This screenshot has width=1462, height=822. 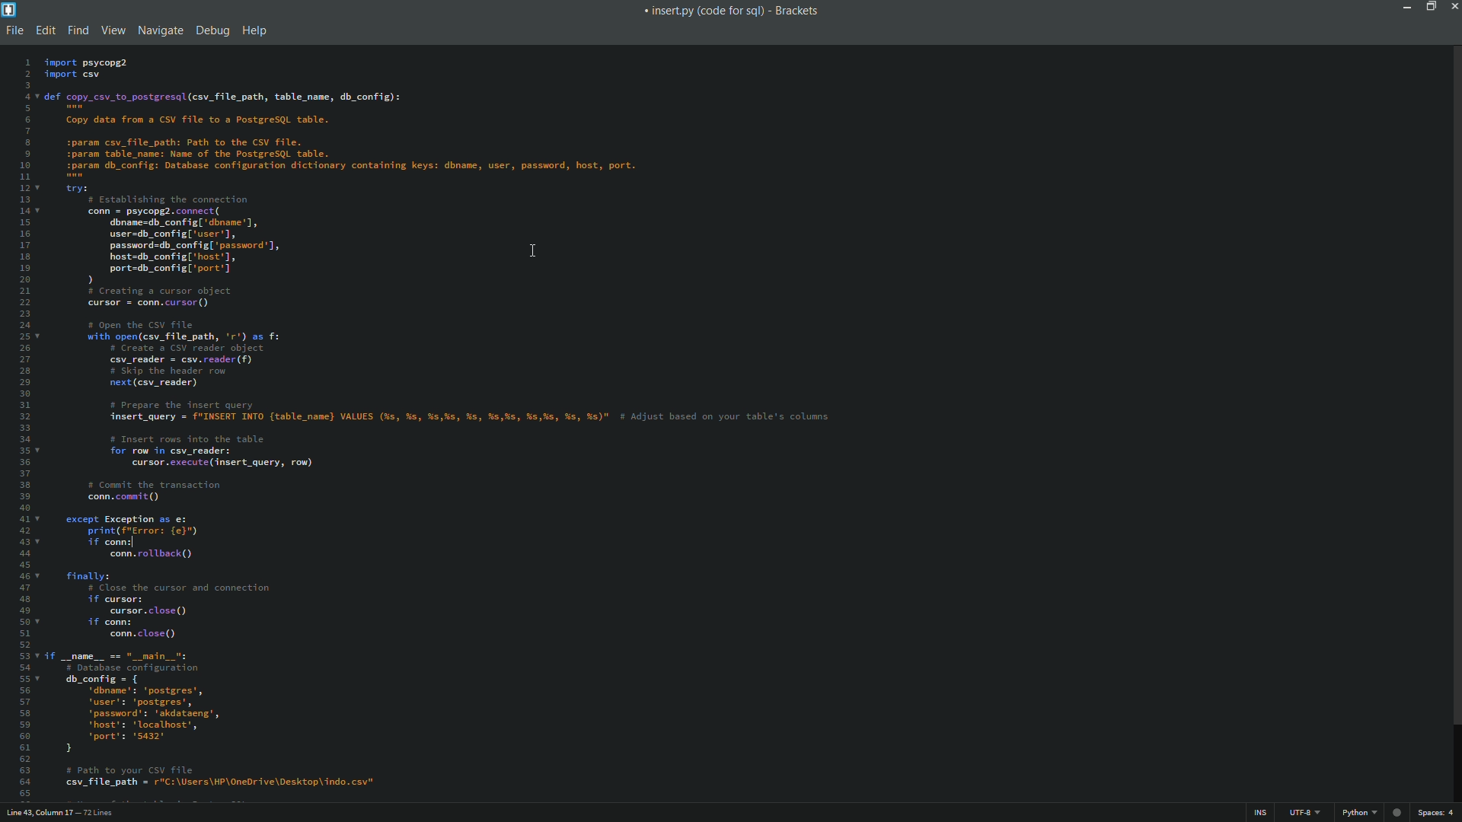 I want to click on app icon, so click(x=10, y=10).